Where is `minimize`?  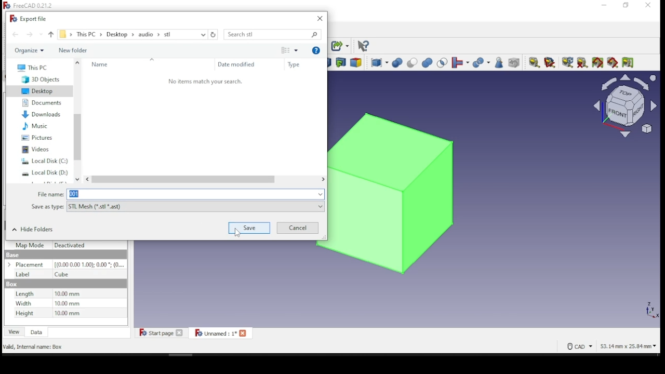
minimize is located at coordinates (605, 5).